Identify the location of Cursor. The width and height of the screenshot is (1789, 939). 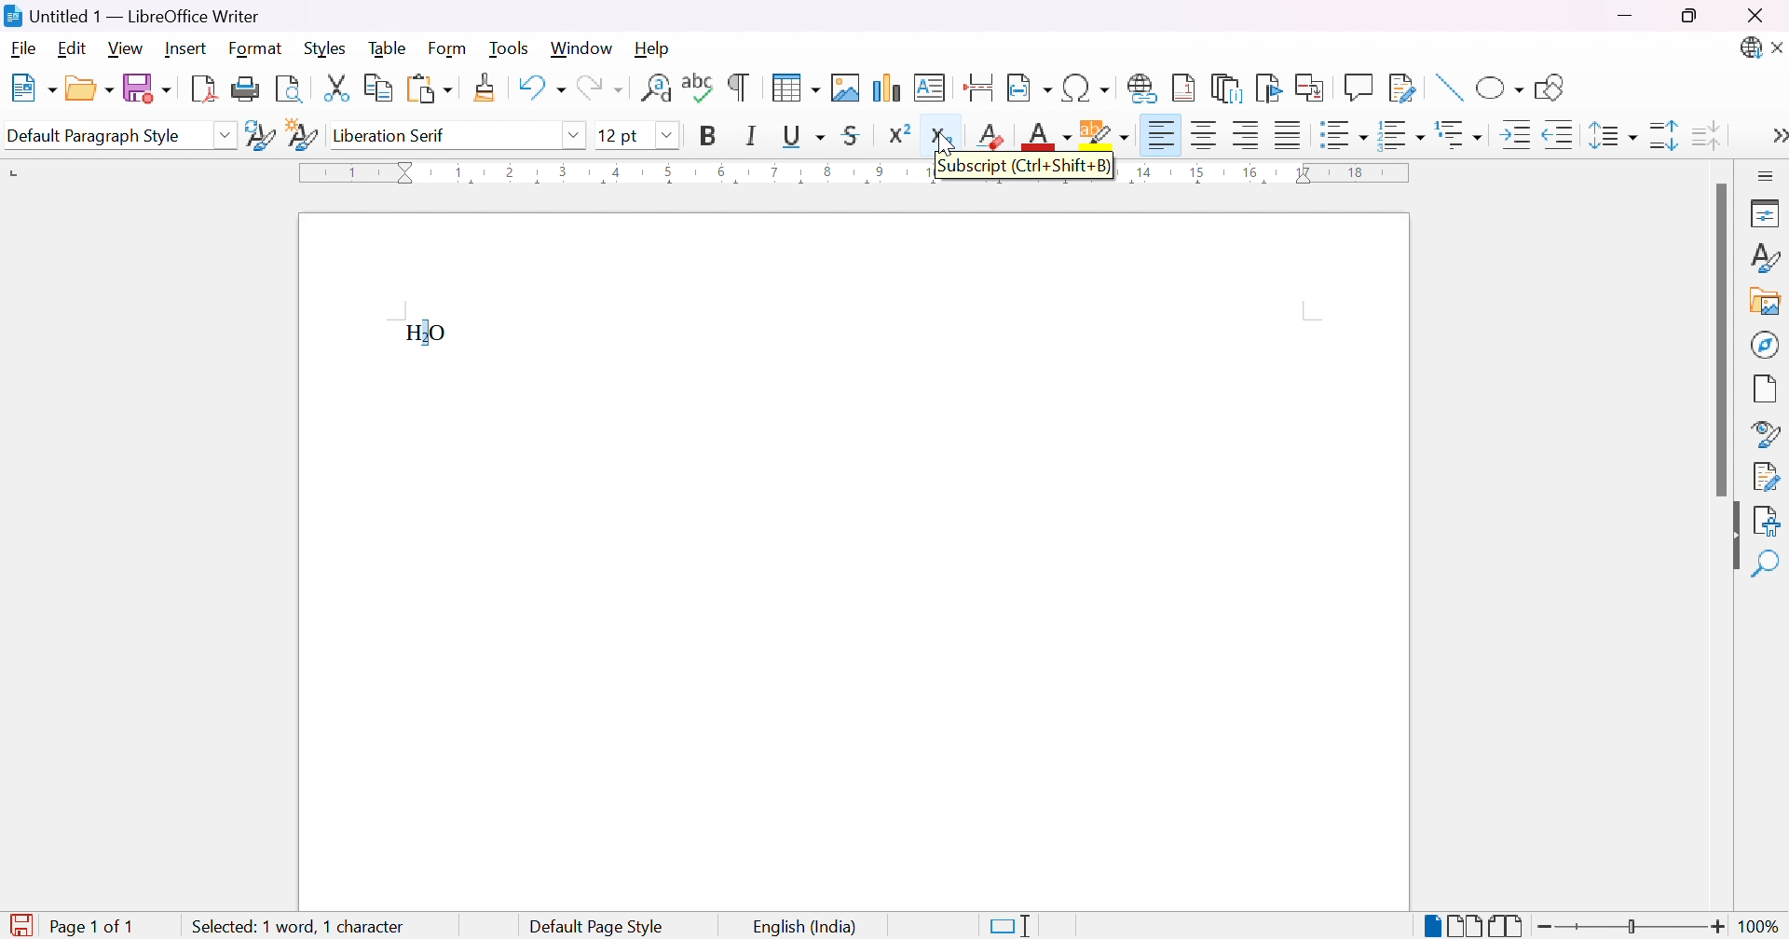
(938, 139).